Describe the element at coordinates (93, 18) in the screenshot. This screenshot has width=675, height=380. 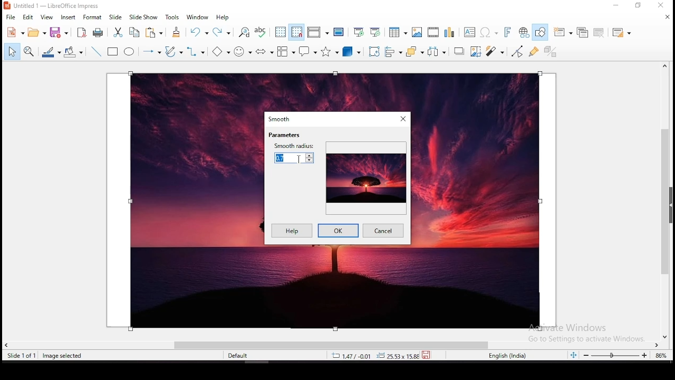
I see `format` at that location.